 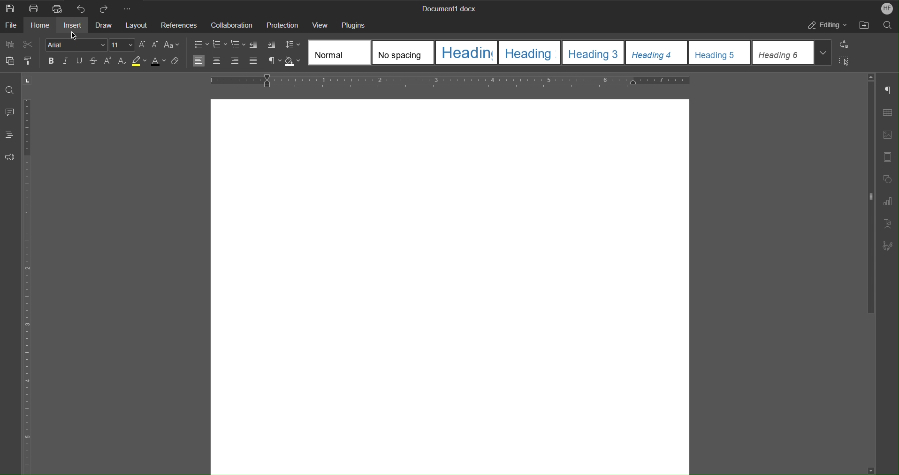 I want to click on Increase size, so click(x=143, y=45).